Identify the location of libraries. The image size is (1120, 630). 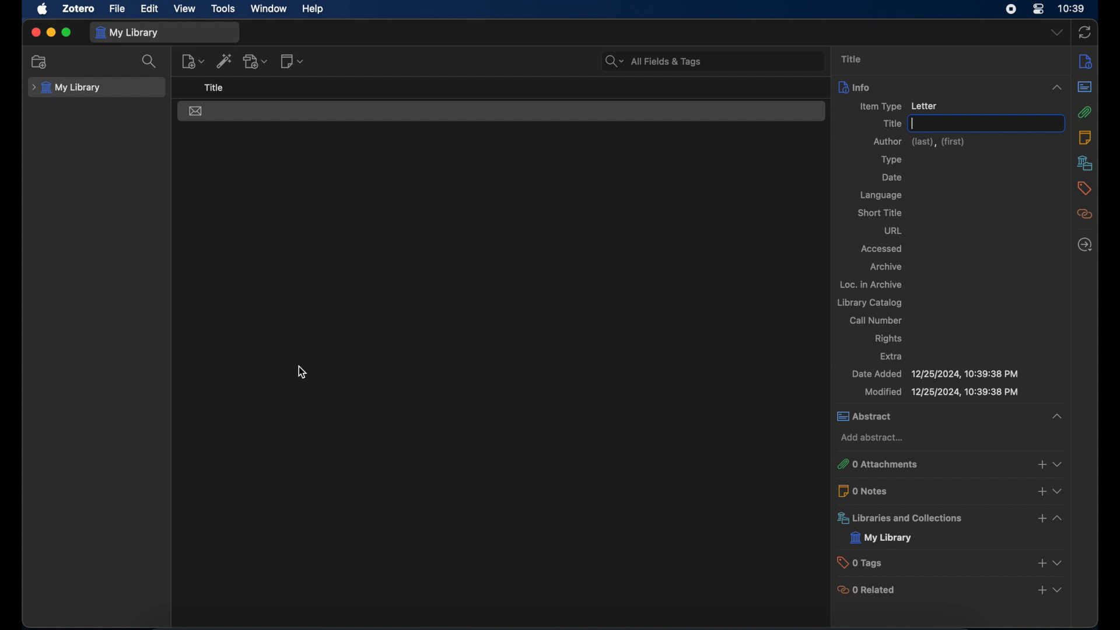
(1085, 163).